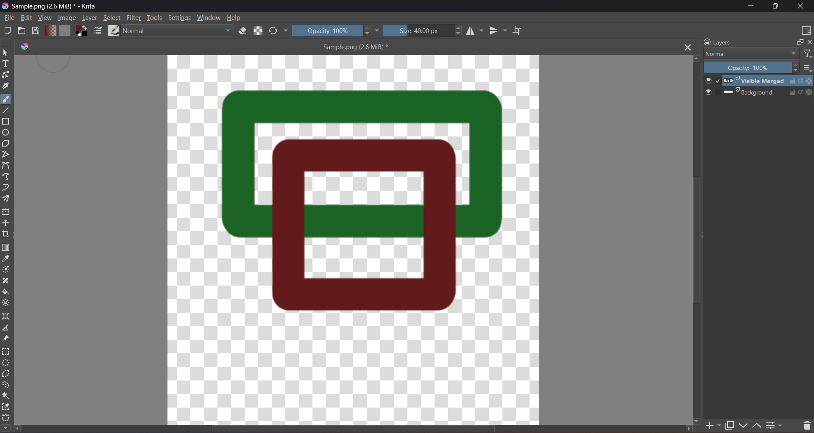 The image size is (814, 433). What do you see at coordinates (22, 31) in the screenshot?
I see `Open` at bounding box center [22, 31].